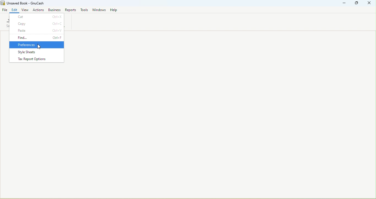  What do you see at coordinates (39, 47) in the screenshot?
I see `cursor` at bounding box center [39, 47].